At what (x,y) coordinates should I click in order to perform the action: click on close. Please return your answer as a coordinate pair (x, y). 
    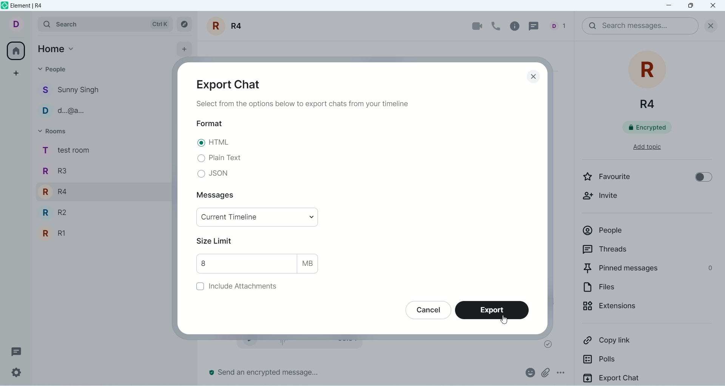
    Looking at the image, I should click on (714, 6).